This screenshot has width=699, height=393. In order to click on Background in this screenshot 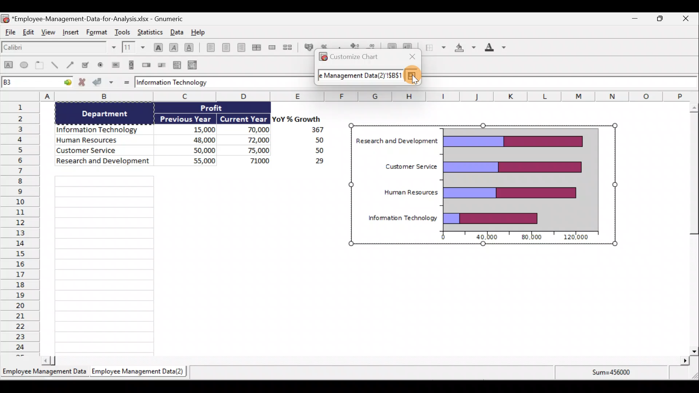, I will do `click(465, 49)`.